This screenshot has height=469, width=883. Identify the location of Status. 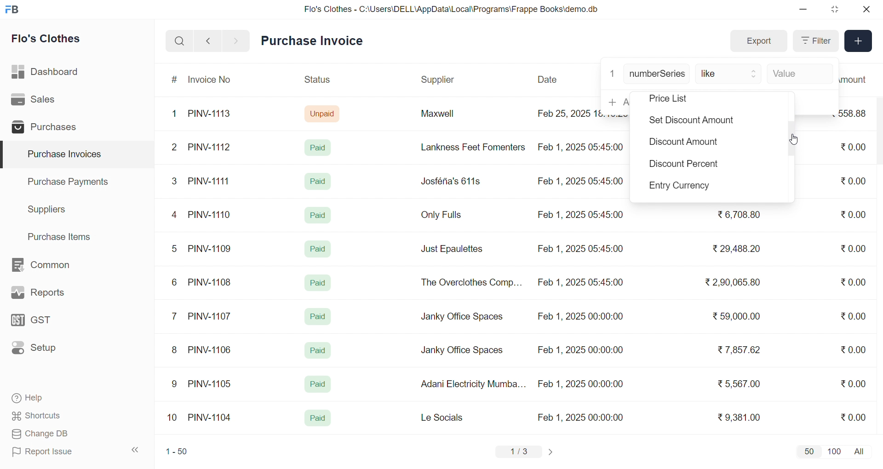
(316, 81).